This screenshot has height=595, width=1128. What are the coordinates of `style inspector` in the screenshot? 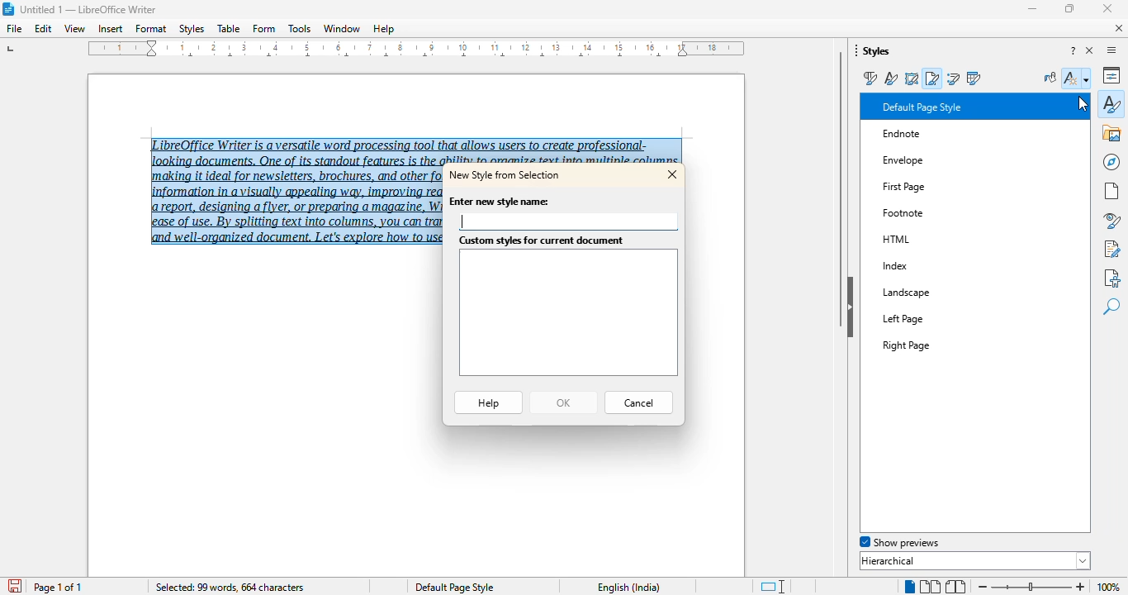 It's located at (1111, 221).